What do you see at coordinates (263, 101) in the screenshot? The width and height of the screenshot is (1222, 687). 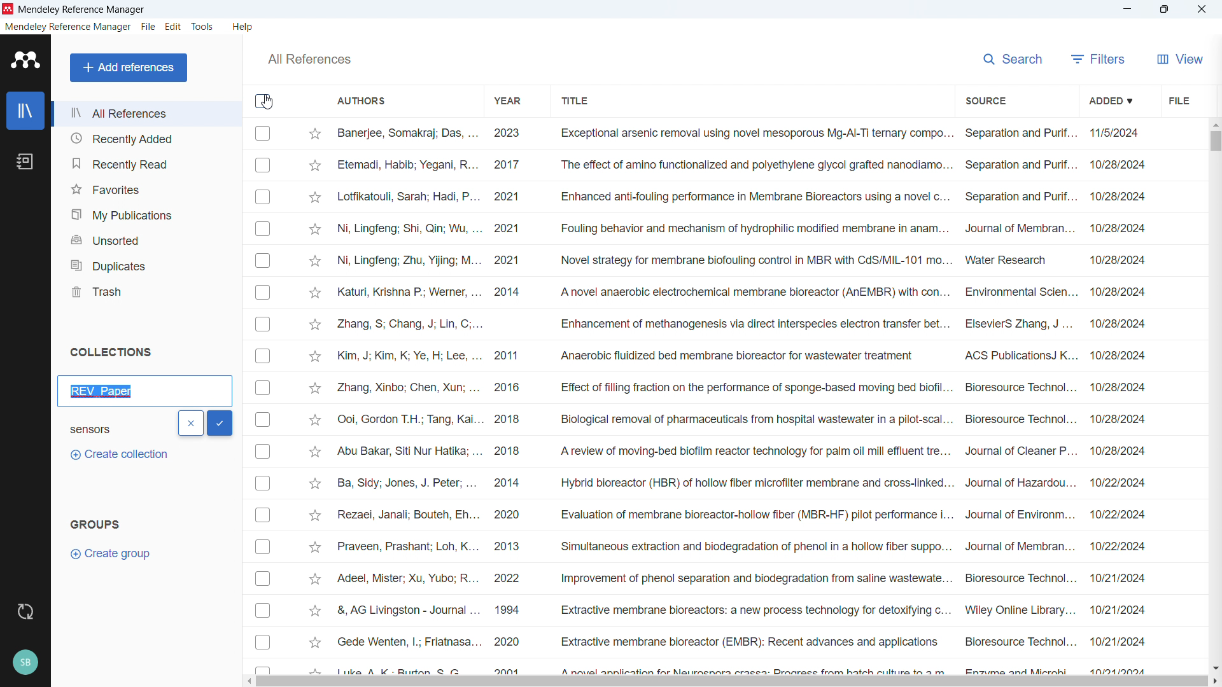 I see `Select all entries ` at bounding box center [263, 101].